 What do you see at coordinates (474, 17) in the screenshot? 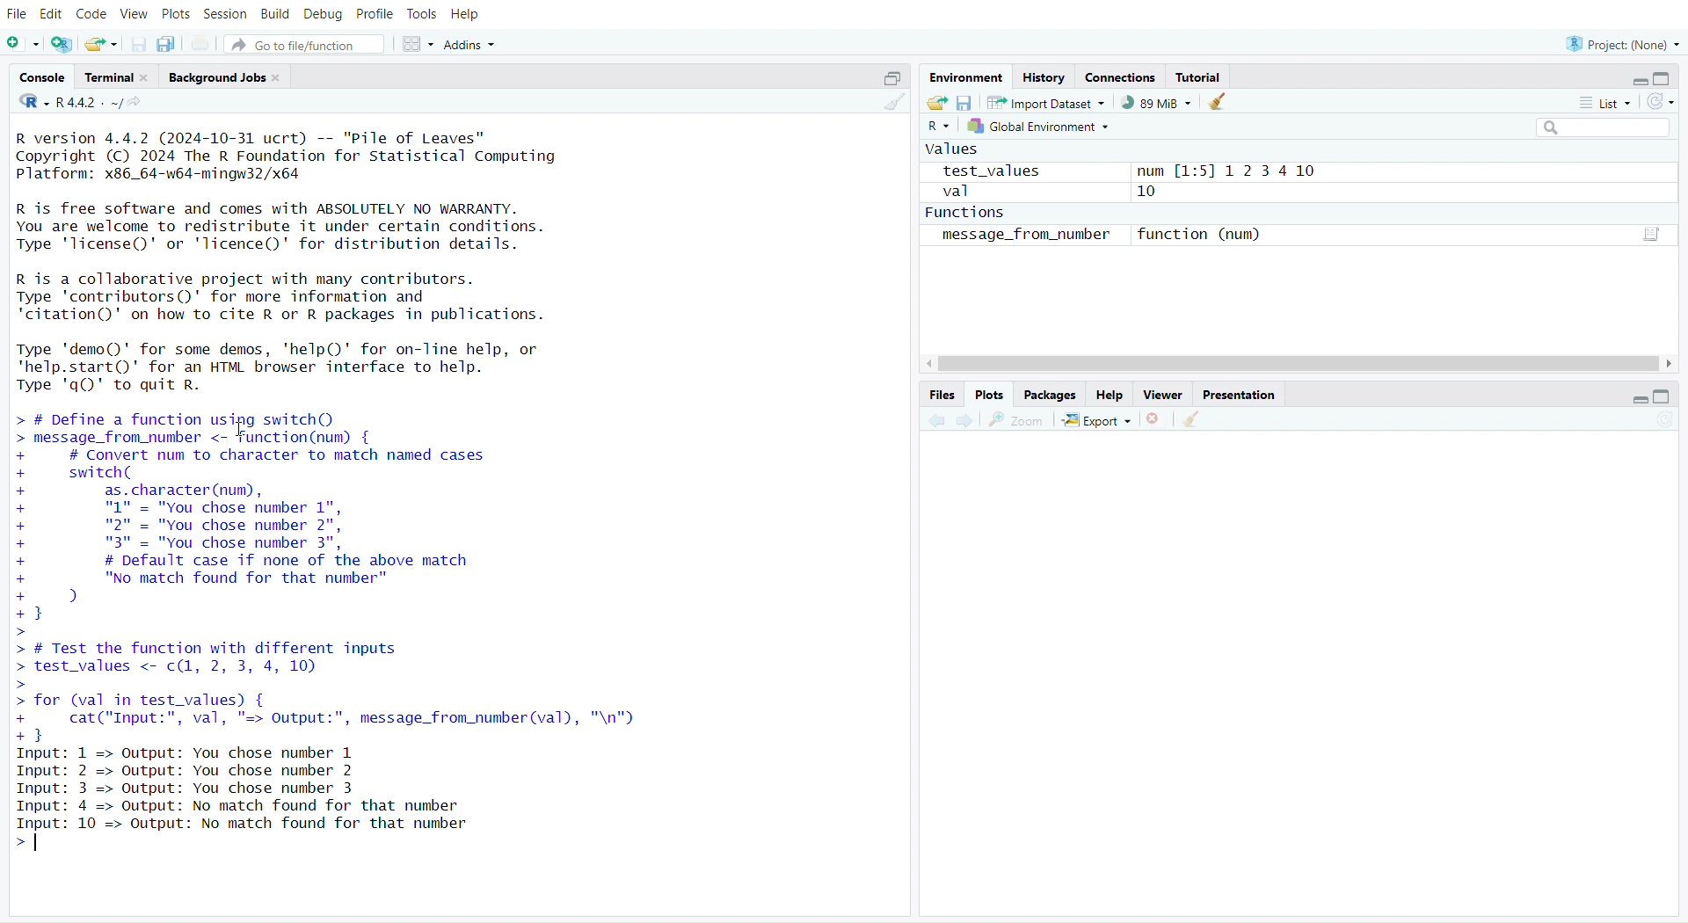
I see `Help` at bounding box center [474, 17].